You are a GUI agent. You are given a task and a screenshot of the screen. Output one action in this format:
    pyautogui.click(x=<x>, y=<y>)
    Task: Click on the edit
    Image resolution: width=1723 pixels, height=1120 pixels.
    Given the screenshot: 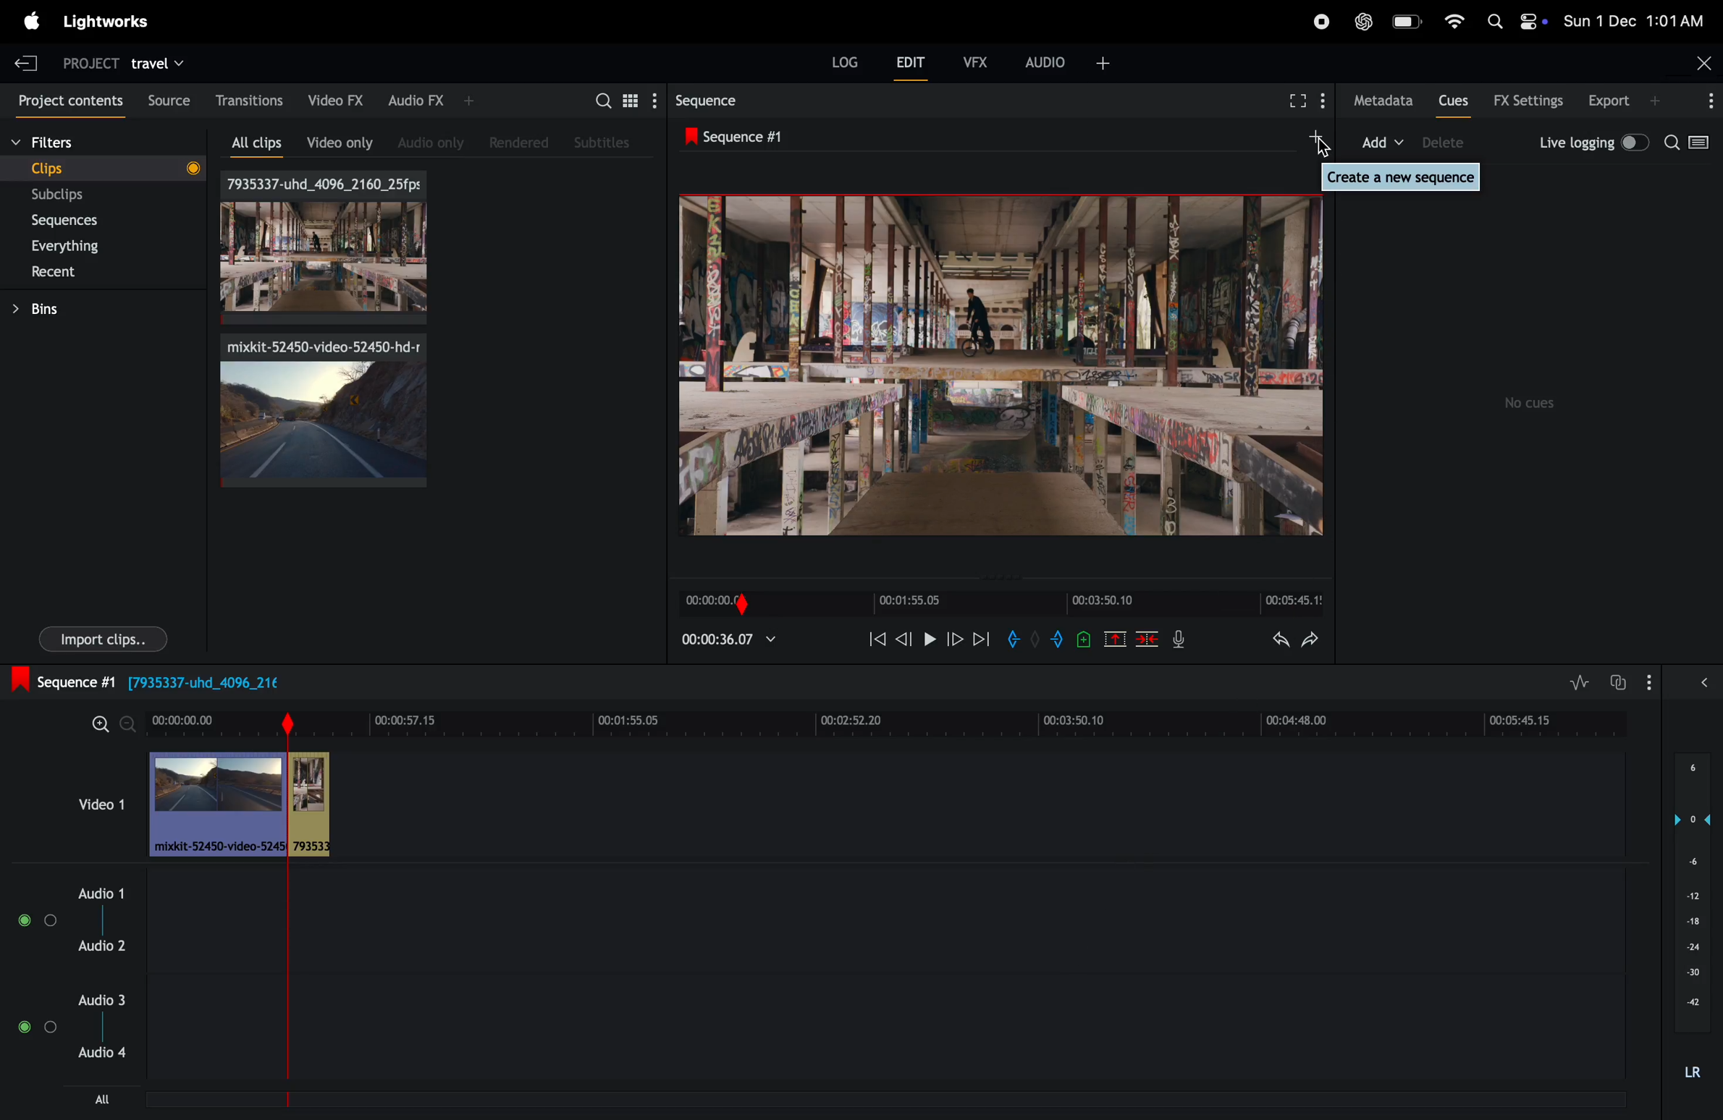 What is the action you would take?
    pyautogui.click(x=910, y=61)
    